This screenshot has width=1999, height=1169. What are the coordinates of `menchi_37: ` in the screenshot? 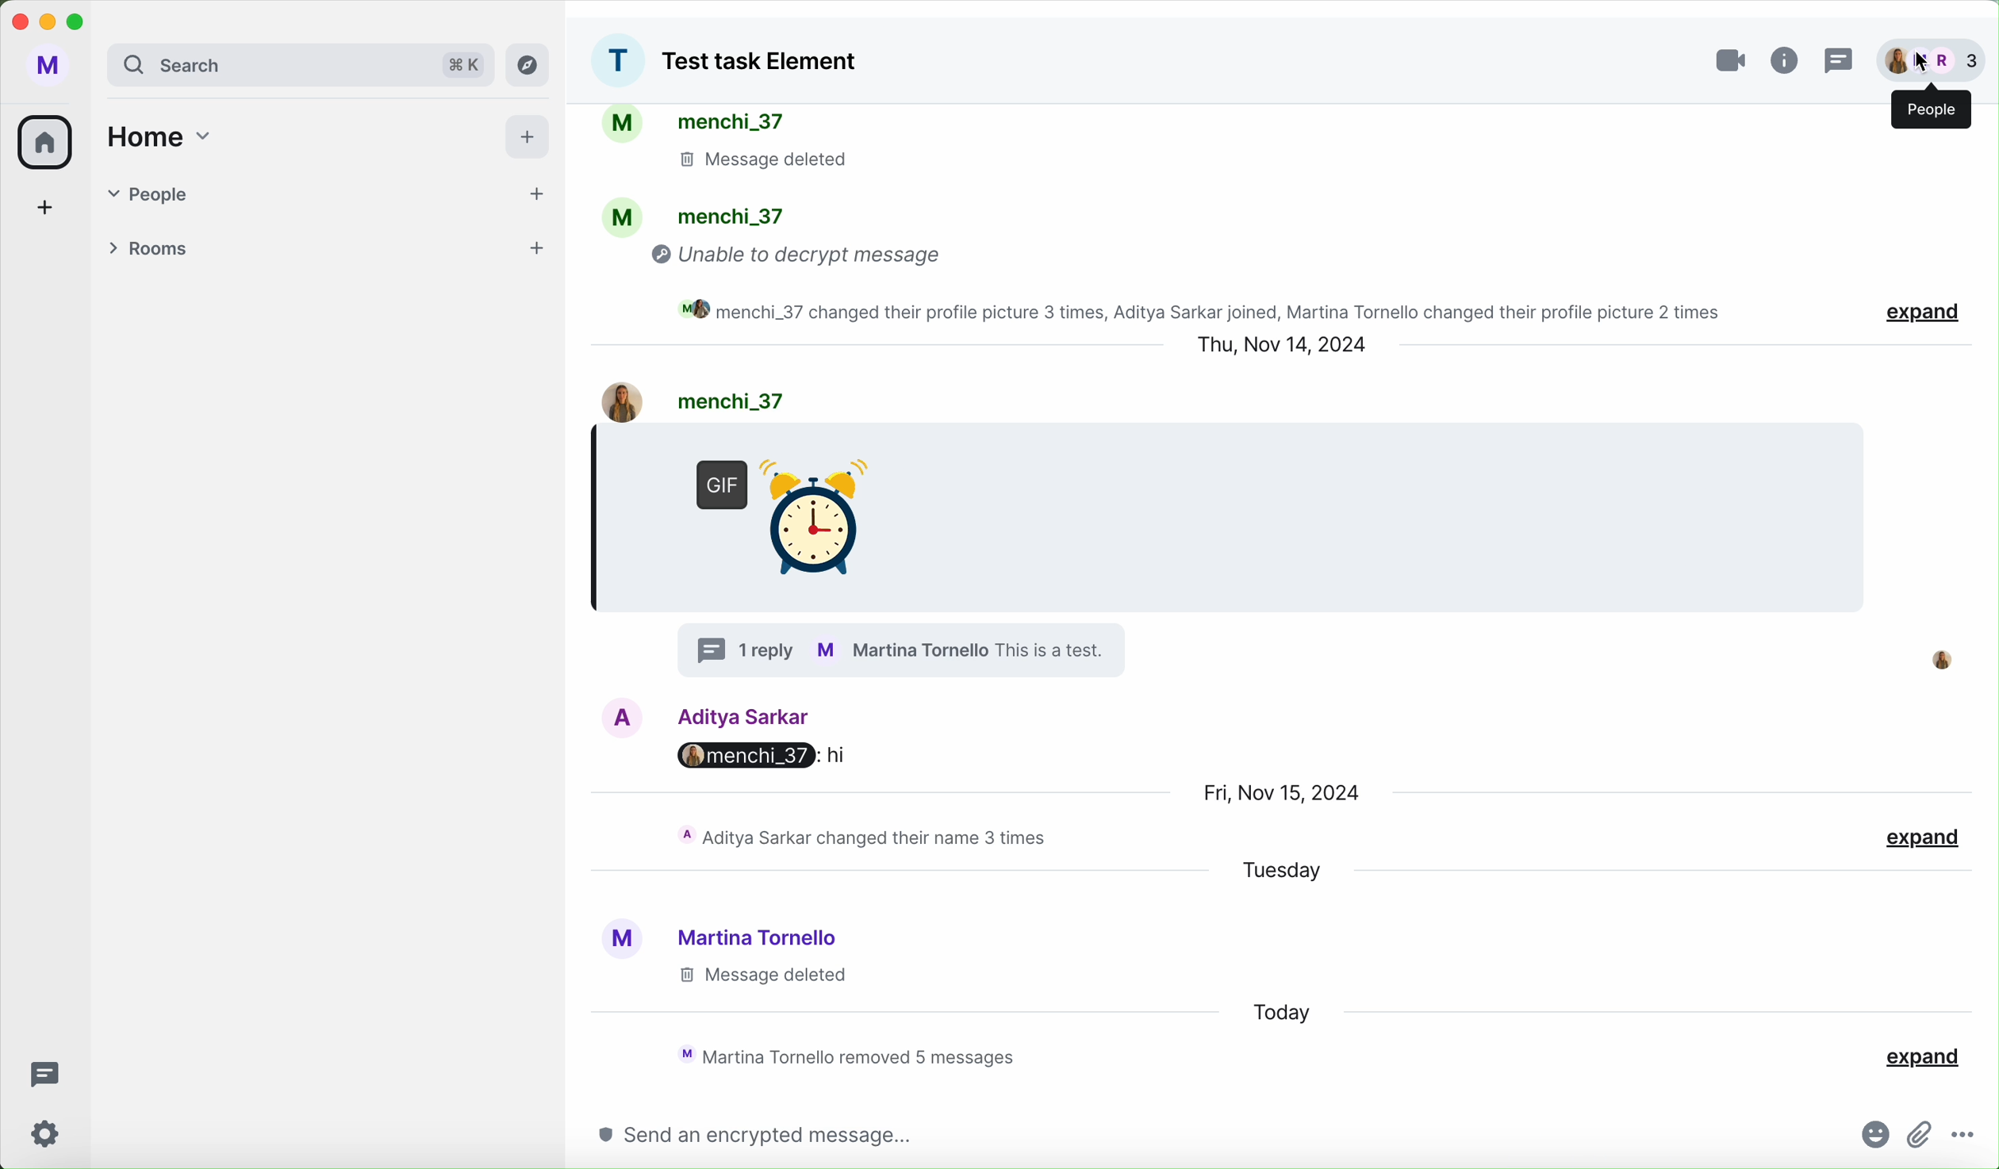 It's located at (739, 755).